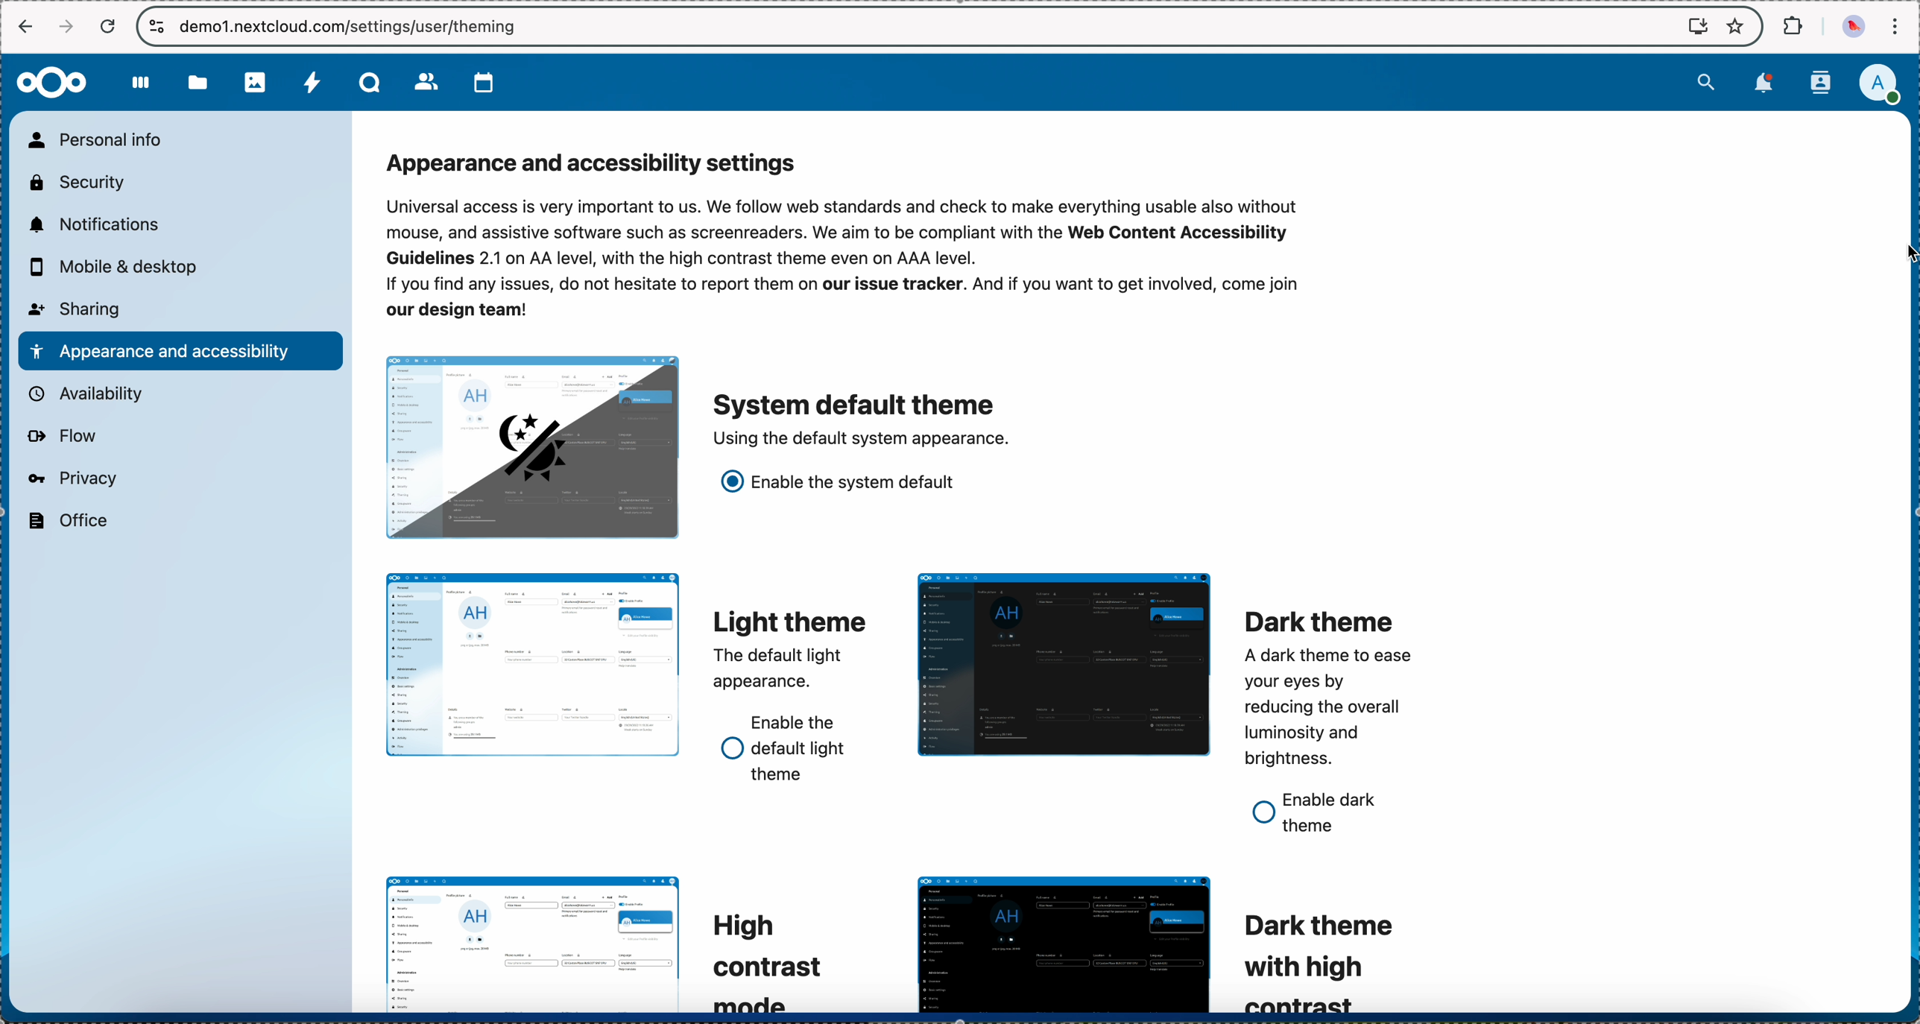 Image resolution: width=1920 pixels, height=1024 pixels. What do you see at coordinates (1324, 813) in the screenshot?
I see `enable dark theme option` at bounding box center [1324, 813].